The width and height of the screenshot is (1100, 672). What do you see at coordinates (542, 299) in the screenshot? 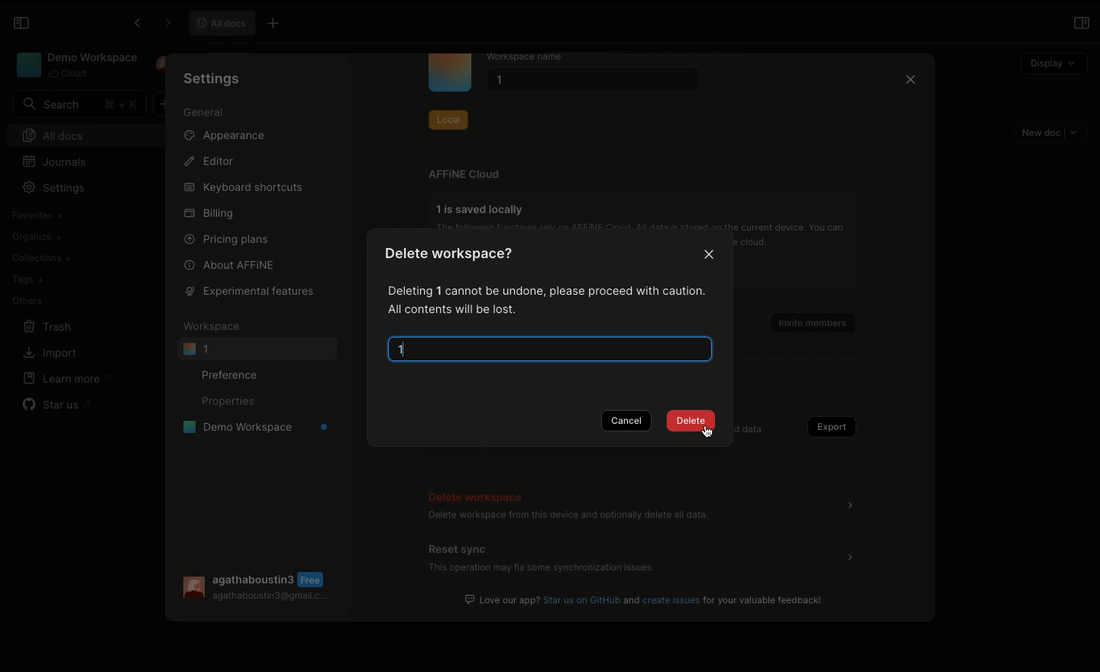
I see `Deleting 1 cannot be undone, please proceed with caution. All contents will be lost` at bounding box center [542, 299].